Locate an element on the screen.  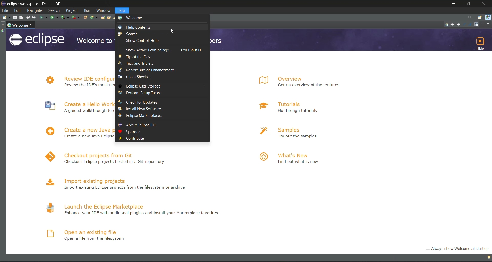
edit is located at coordinates (18, 11).